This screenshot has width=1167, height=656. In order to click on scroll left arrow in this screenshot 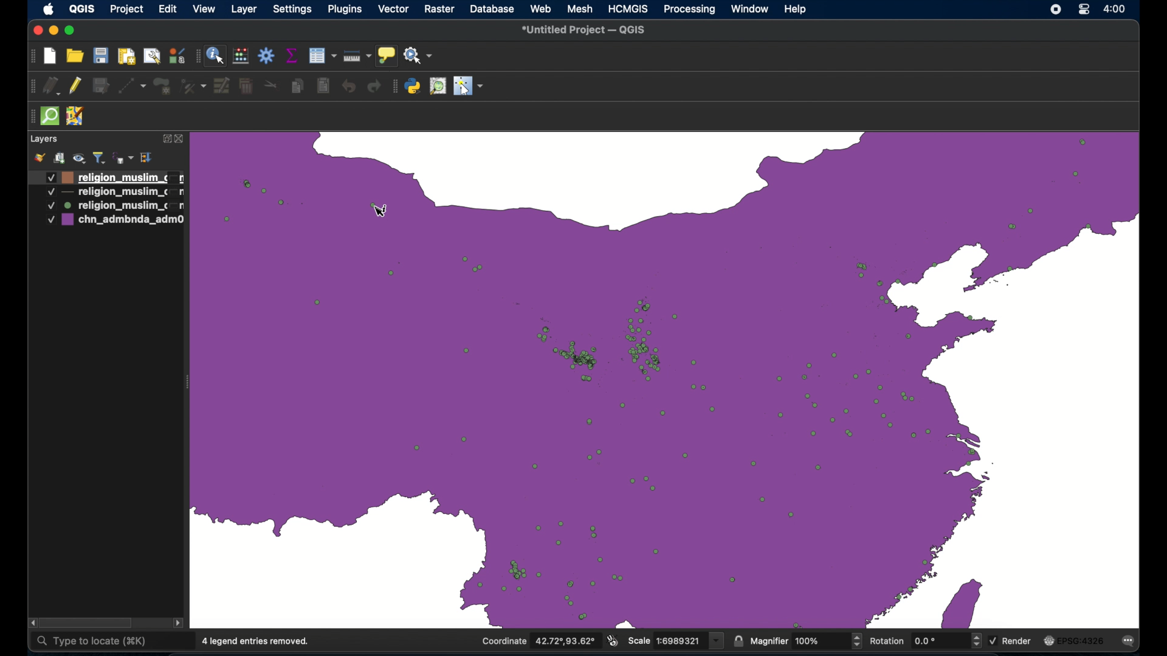, I will do `click(30, 623)`.